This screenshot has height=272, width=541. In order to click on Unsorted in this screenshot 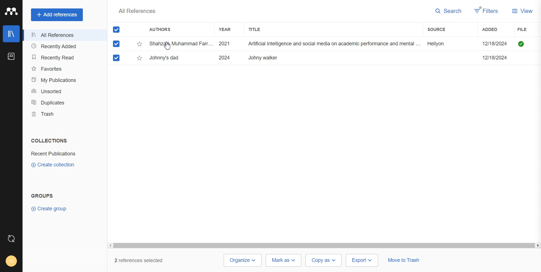, I will do `click(63, 91)`.